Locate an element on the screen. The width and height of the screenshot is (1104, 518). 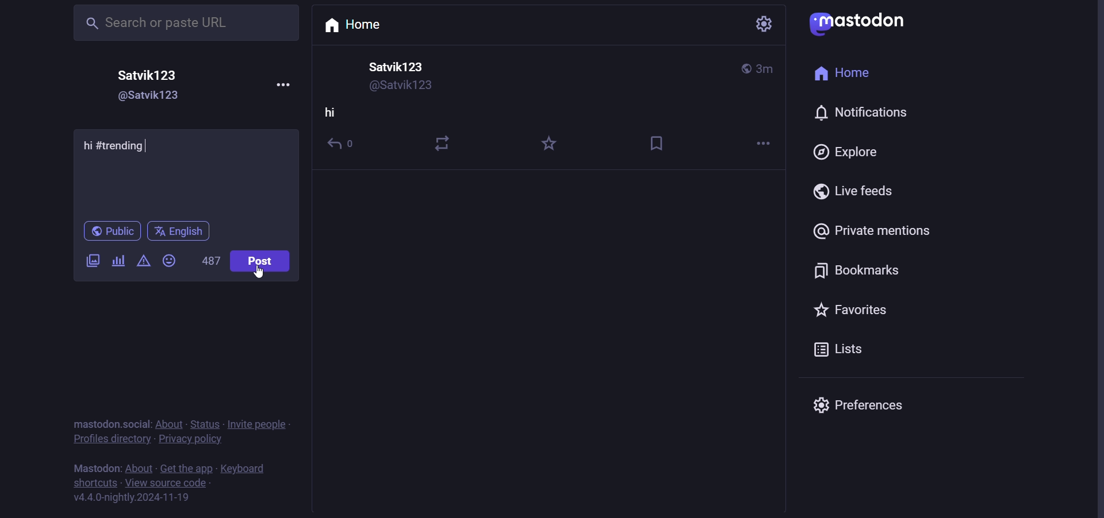
favorite is located at coordinates (549, 145).